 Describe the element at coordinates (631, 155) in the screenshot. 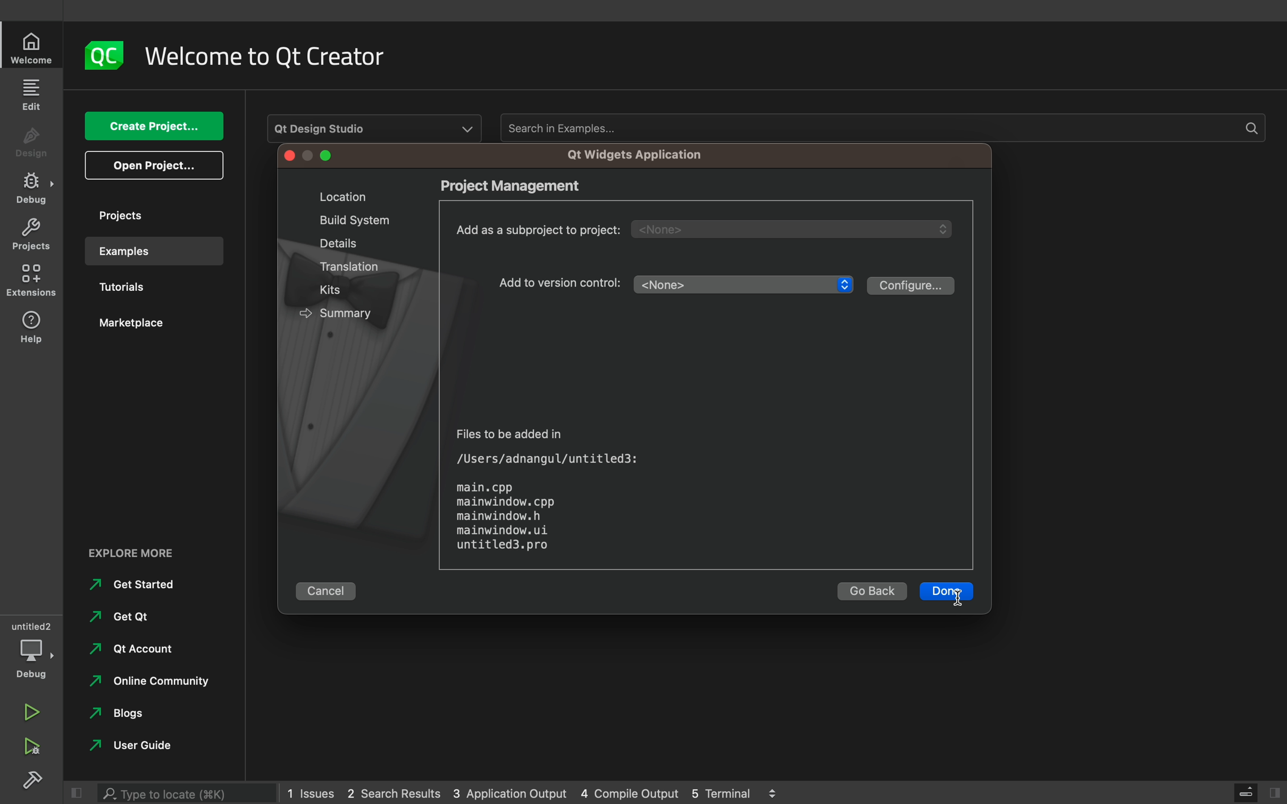

I see `widget application` at that location.